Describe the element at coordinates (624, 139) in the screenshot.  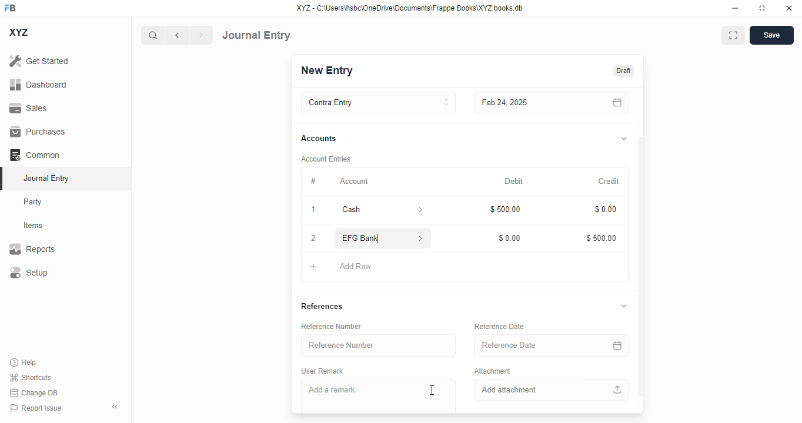
I see `toggle expand/collapse` at that location.